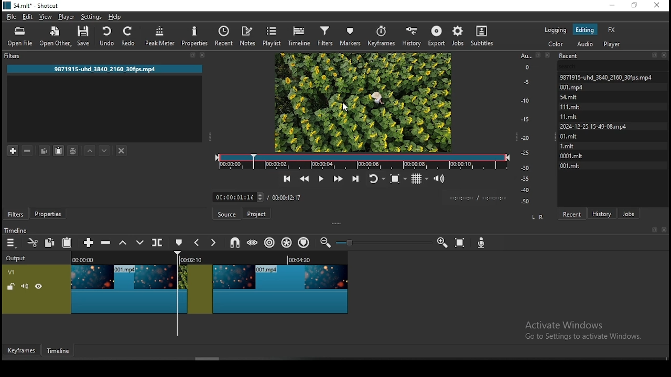 The width and height of the screenshot is (671, 377). Describe the element at coordinates (110, 70) in the screenshot. I see `9871915-uhd 3840 2160 30fps.mp4` at that location.